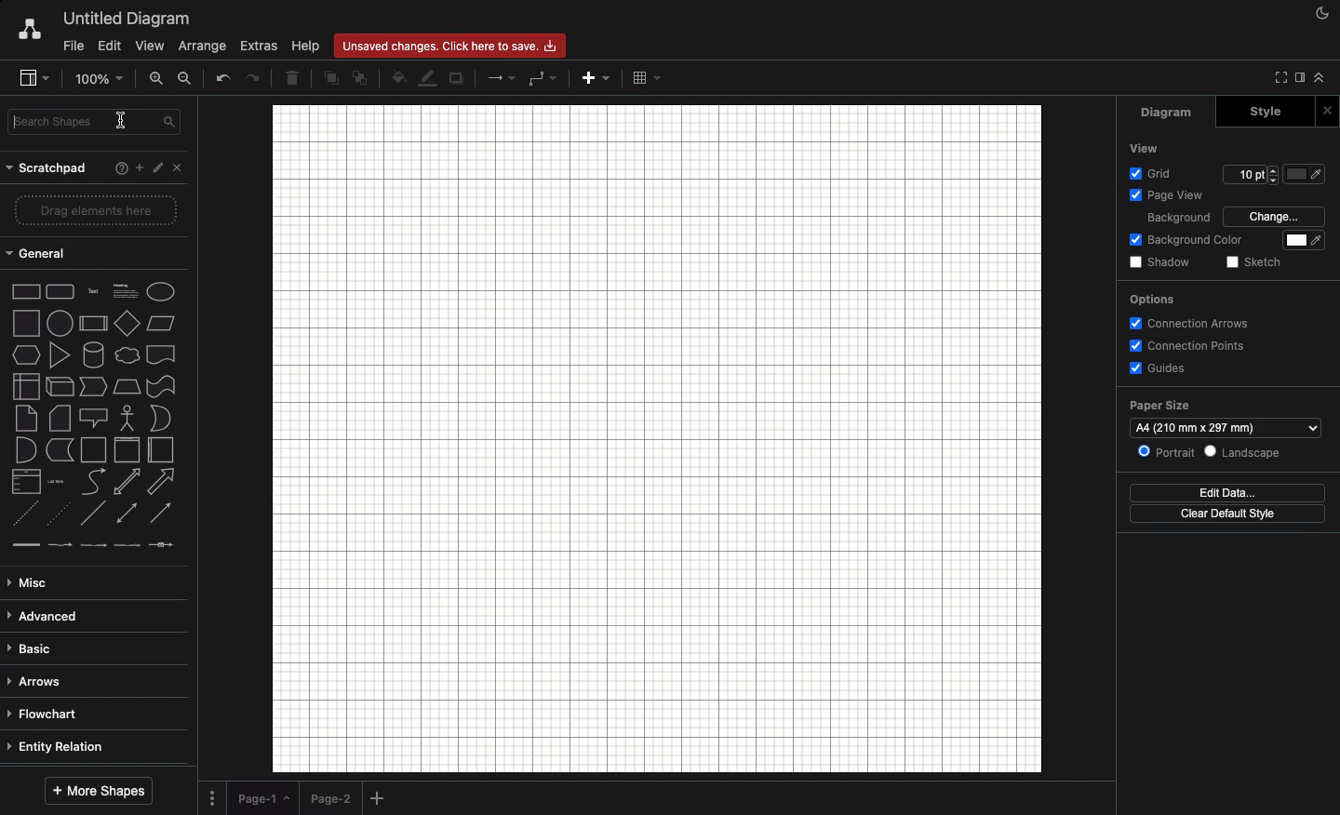 The width and height of the screenshot is (1340, 815). What do you see at coordinates (359, 77) in the screenshot?
I see `To back` at bounding box center [359, 77].